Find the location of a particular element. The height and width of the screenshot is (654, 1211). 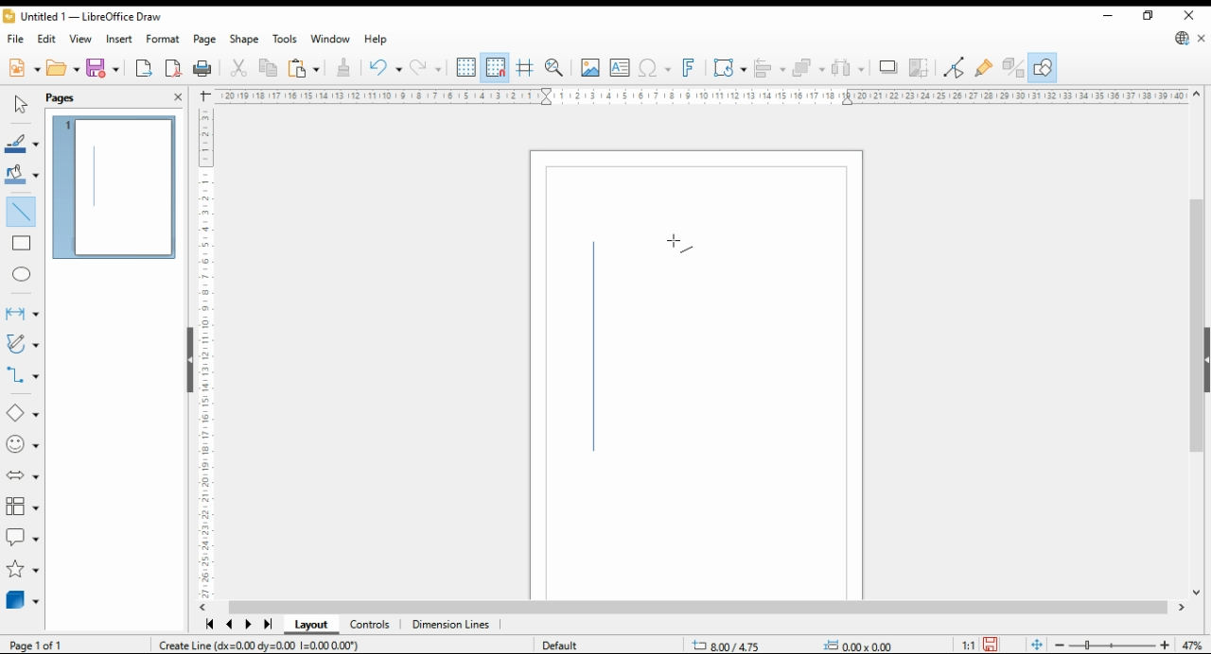

create vertical line is located at coordinates (297, 645).